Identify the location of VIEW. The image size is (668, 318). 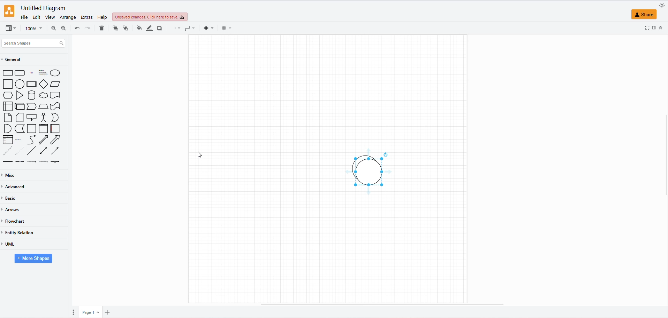
(10, 29).